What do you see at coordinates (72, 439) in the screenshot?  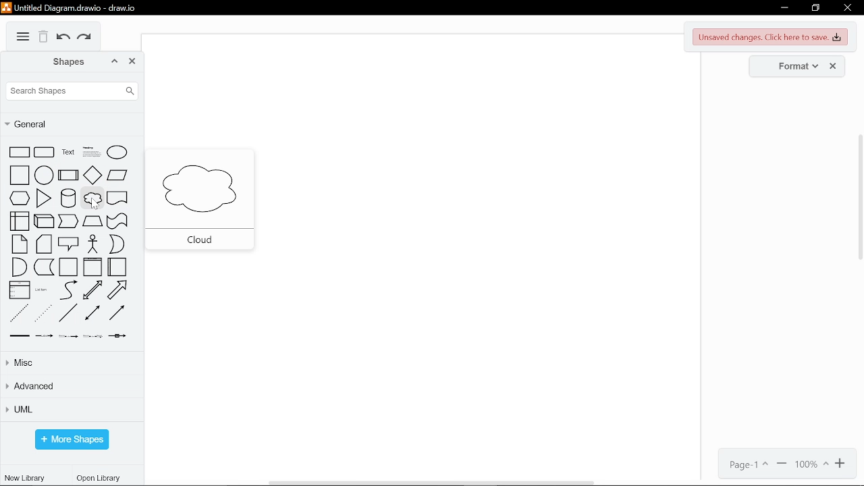 I see `more shapes` at bounding box center [72, 439].